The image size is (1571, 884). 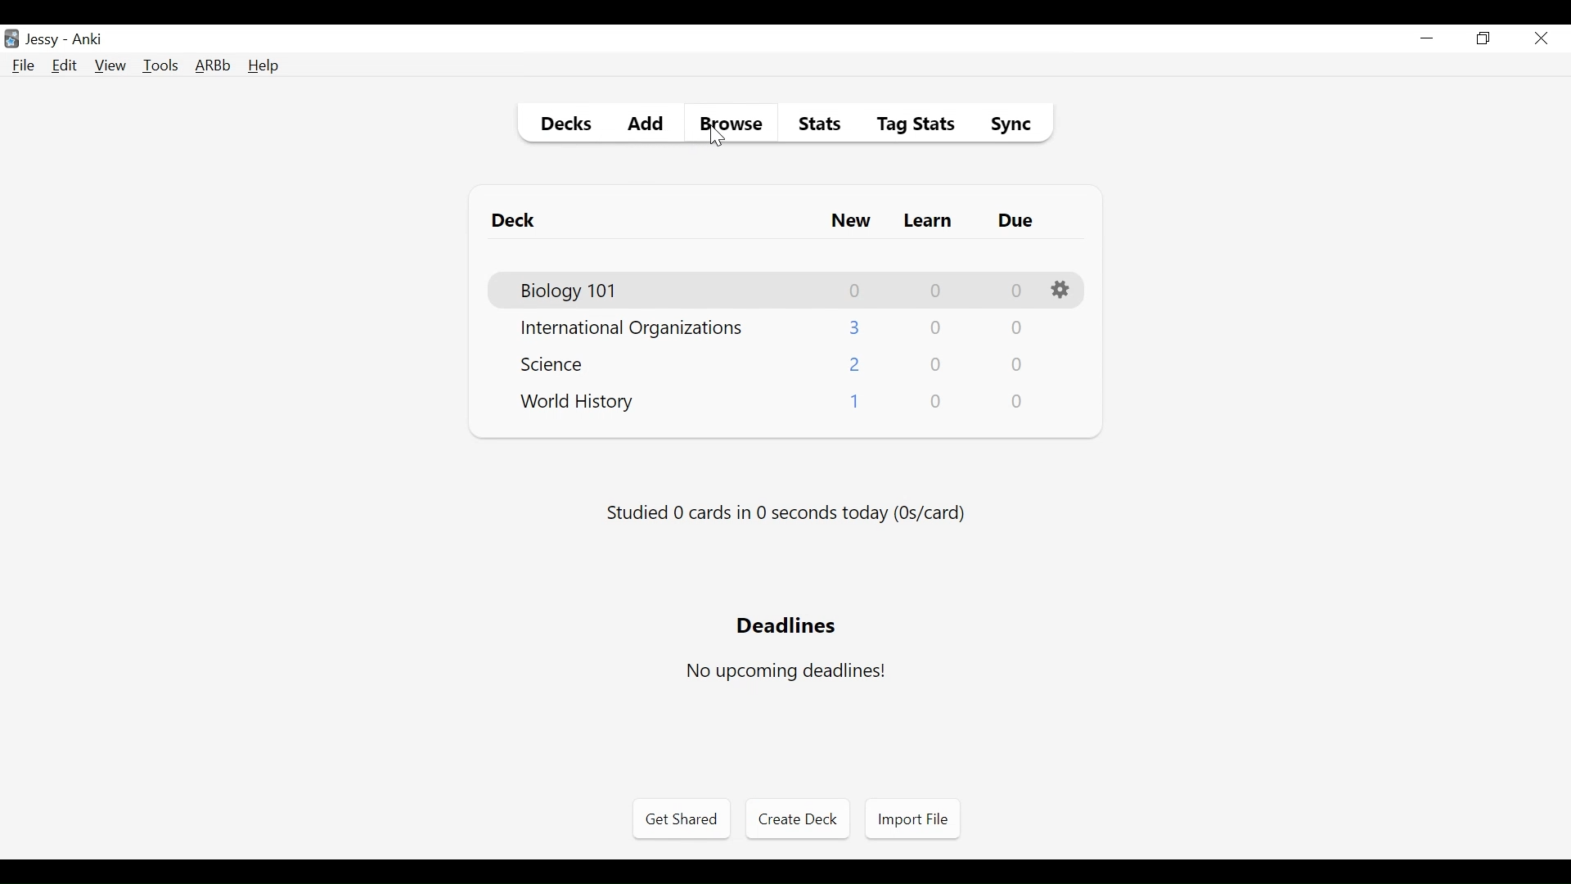 What do you see at coordinates (734, 126) in the screenshot?
I see `Browse` at bounding box center [734, 126].